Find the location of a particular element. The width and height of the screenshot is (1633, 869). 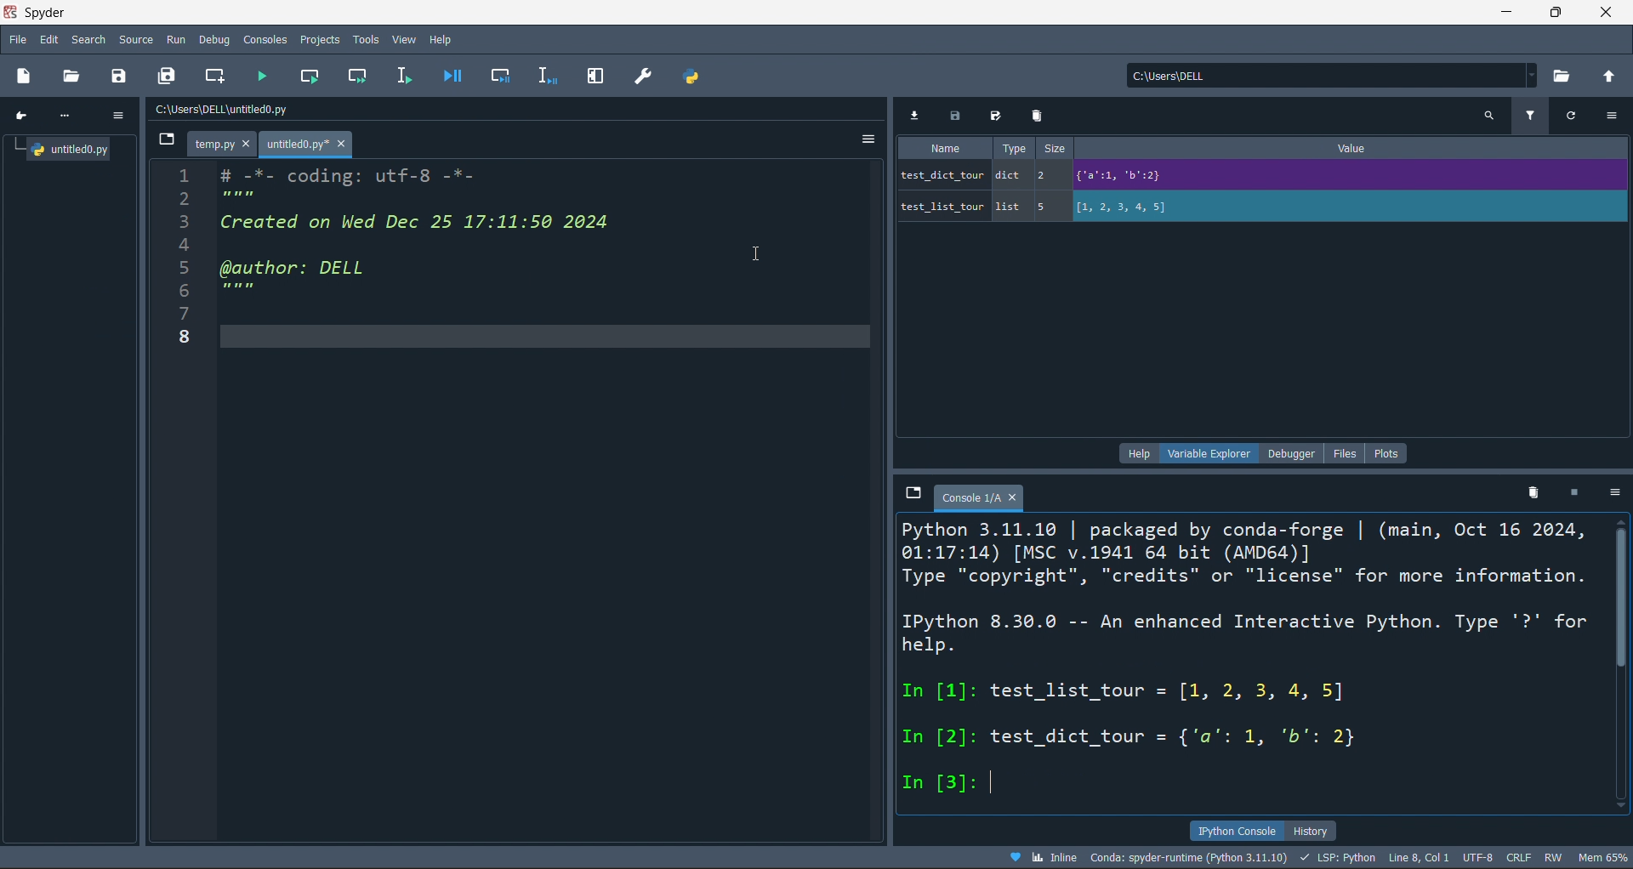

plots is located at coordinates (1391, 452).